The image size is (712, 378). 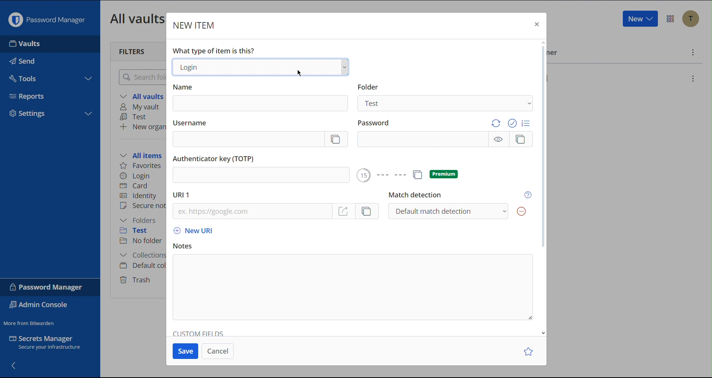 What do you see at coordinates (368, 87) in the screenshot?
I see `Folder` at bounding box center [368, 87].